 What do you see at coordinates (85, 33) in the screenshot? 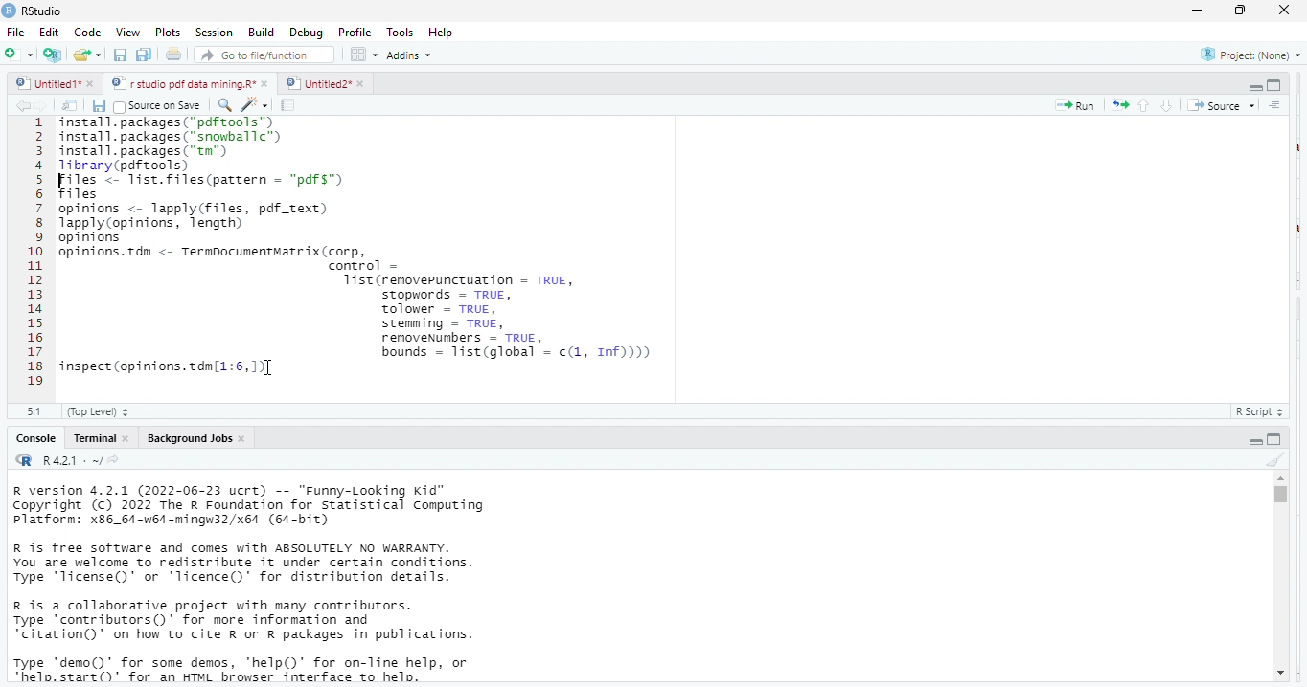
I see `code` at bounding box center [85, 33].